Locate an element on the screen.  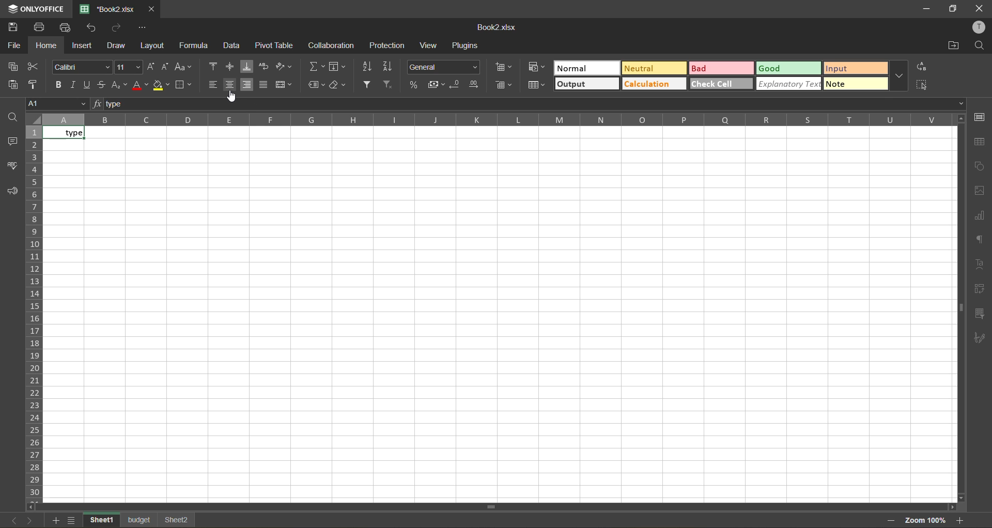
wrap text is located at coordinates (266, 65).